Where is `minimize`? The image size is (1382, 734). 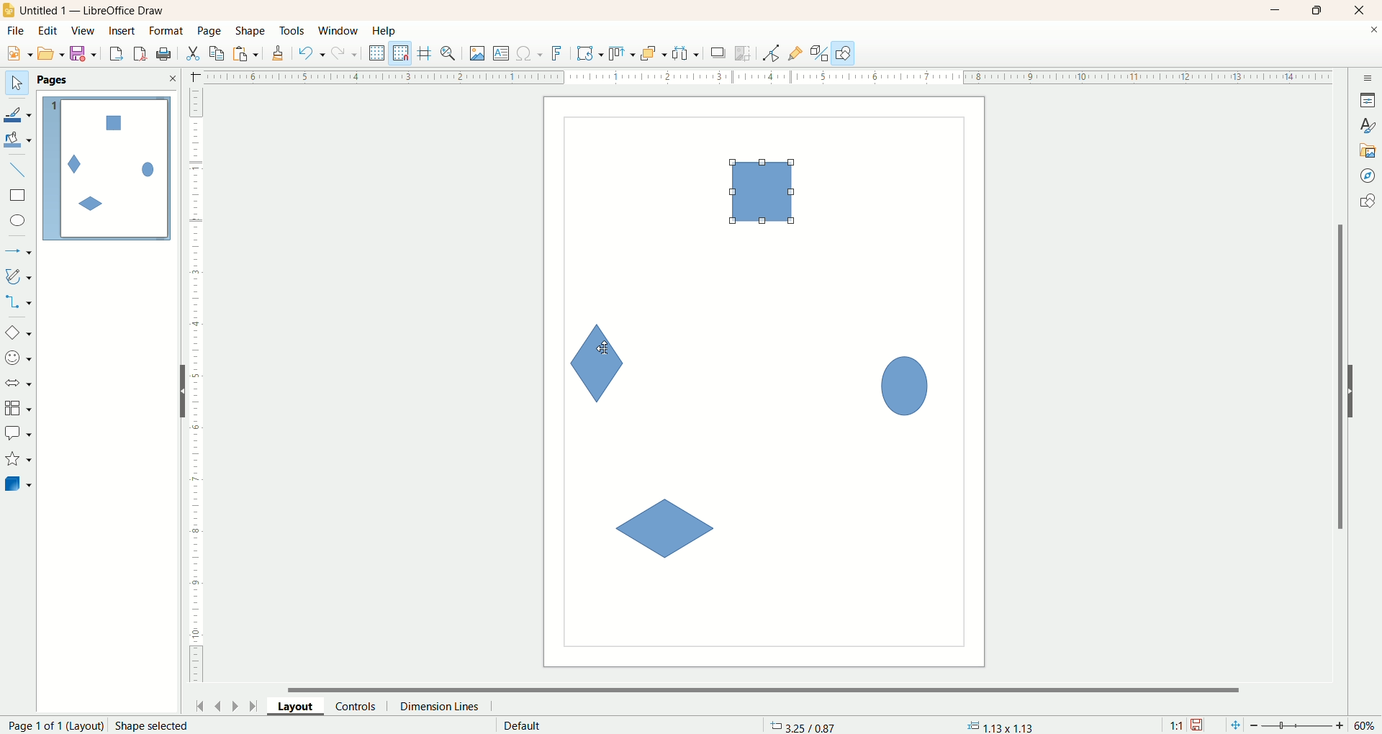
minimize is located at coordinates (1276, 10).